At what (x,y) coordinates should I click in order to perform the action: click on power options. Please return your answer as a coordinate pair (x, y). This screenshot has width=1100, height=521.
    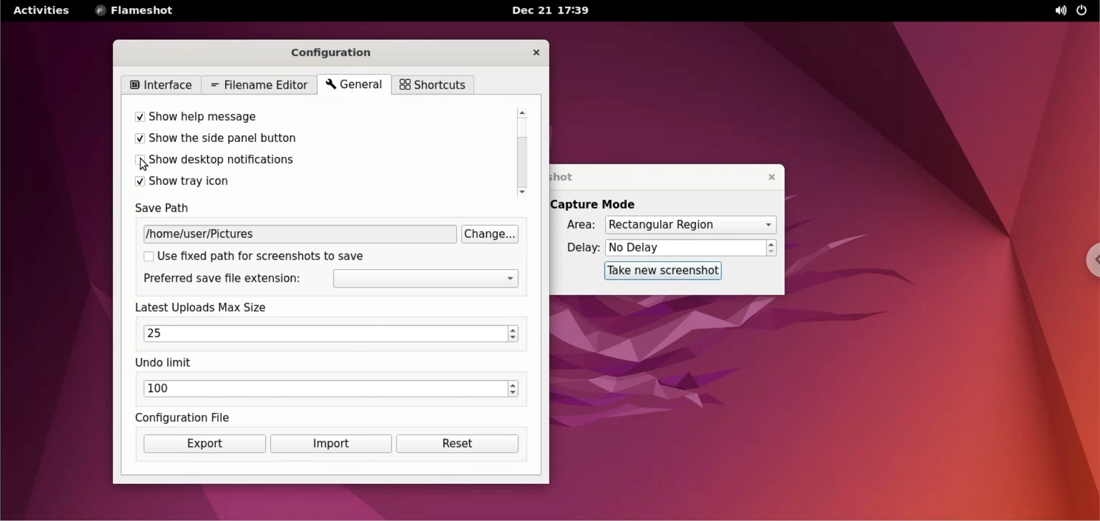
    Looking at the image, I should click on (1084, 11).